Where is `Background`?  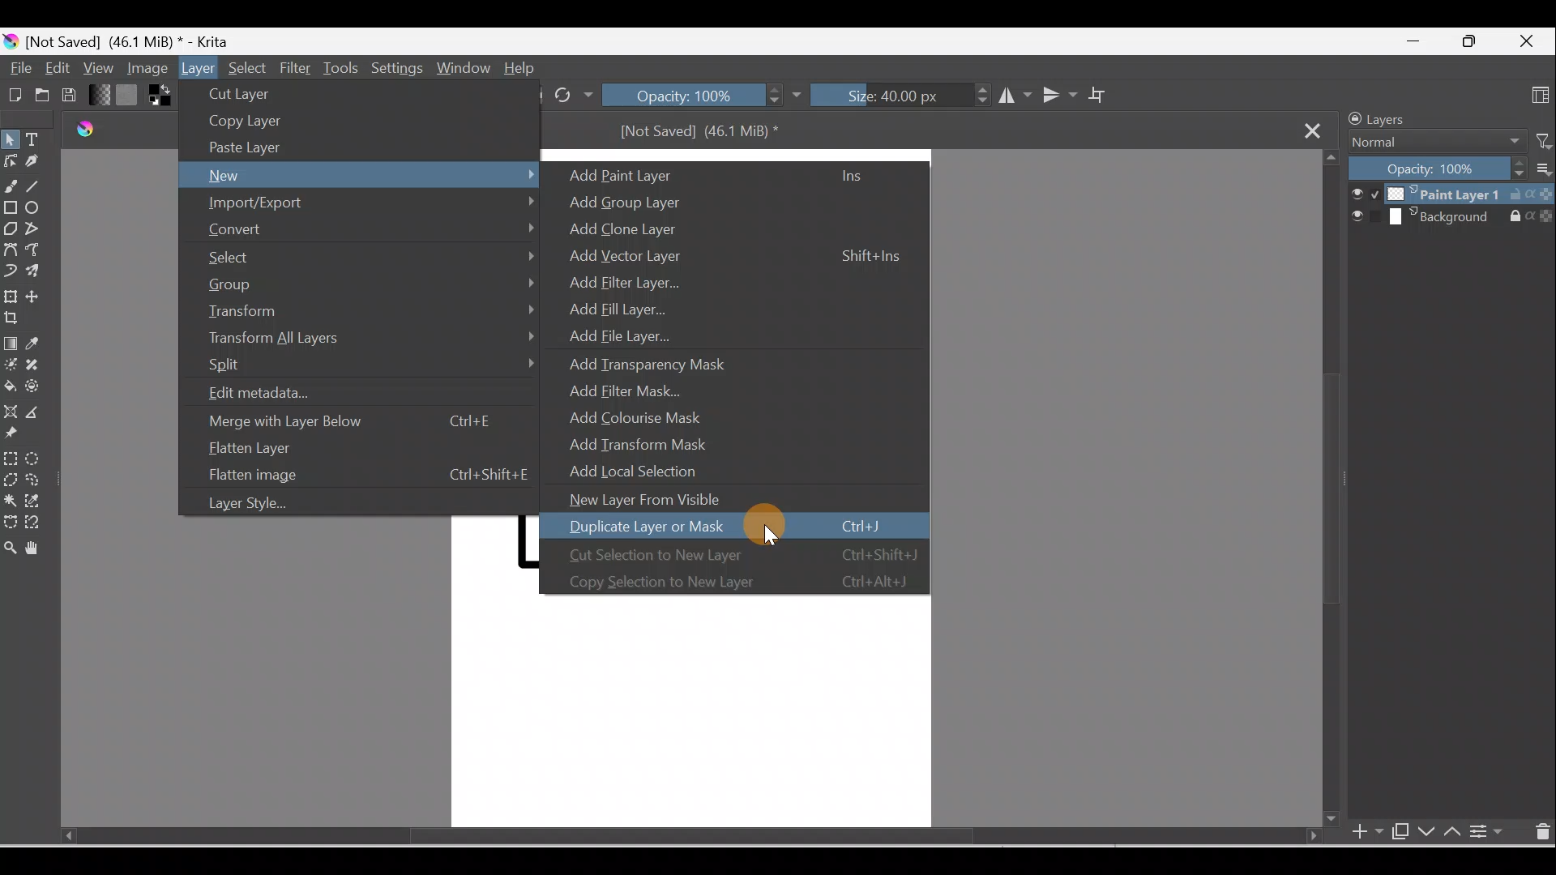 Background is located at coordinates (1452, 218).